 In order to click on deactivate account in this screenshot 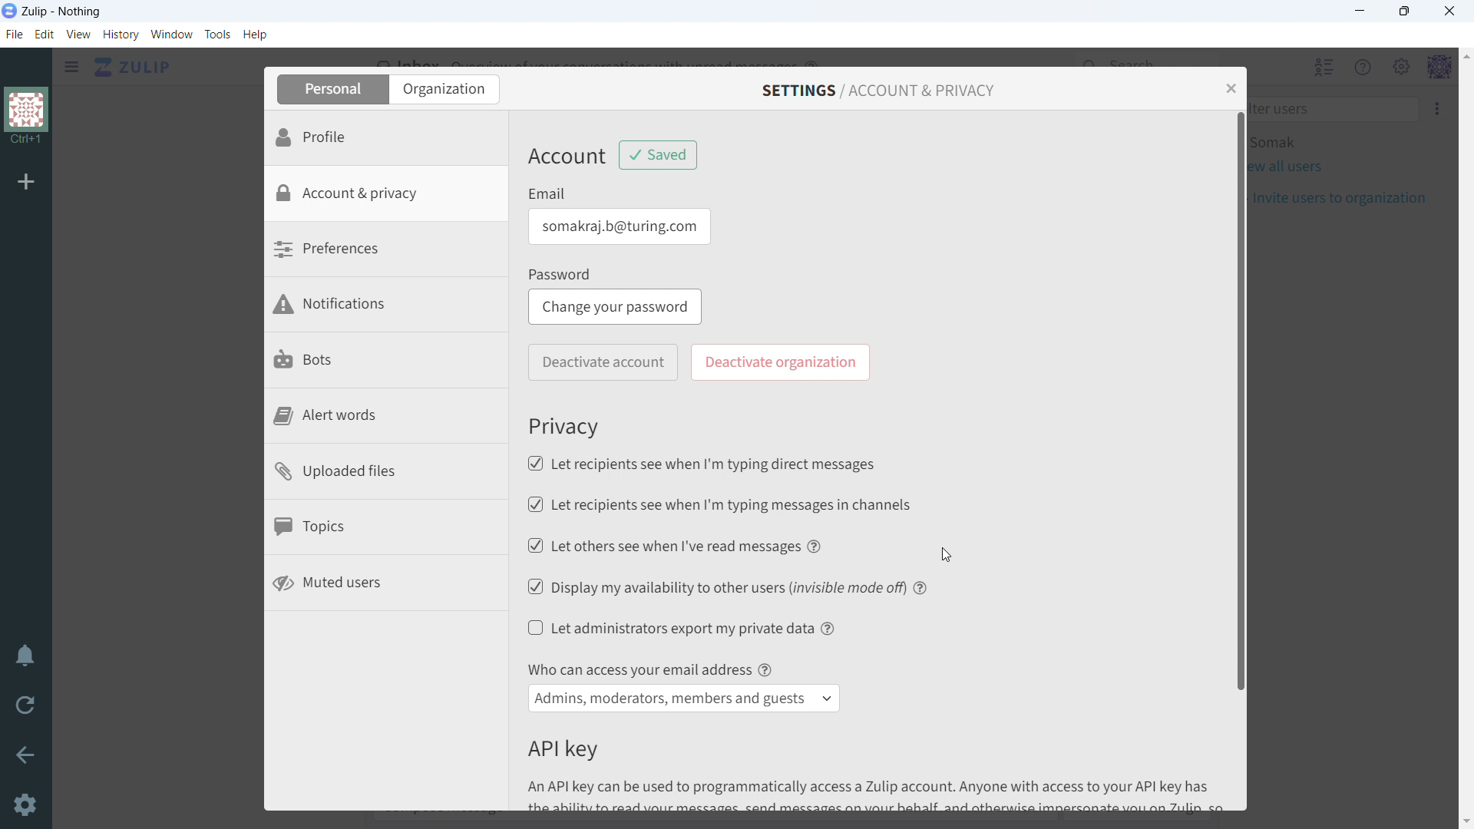, I will do `click(607, 363)`.